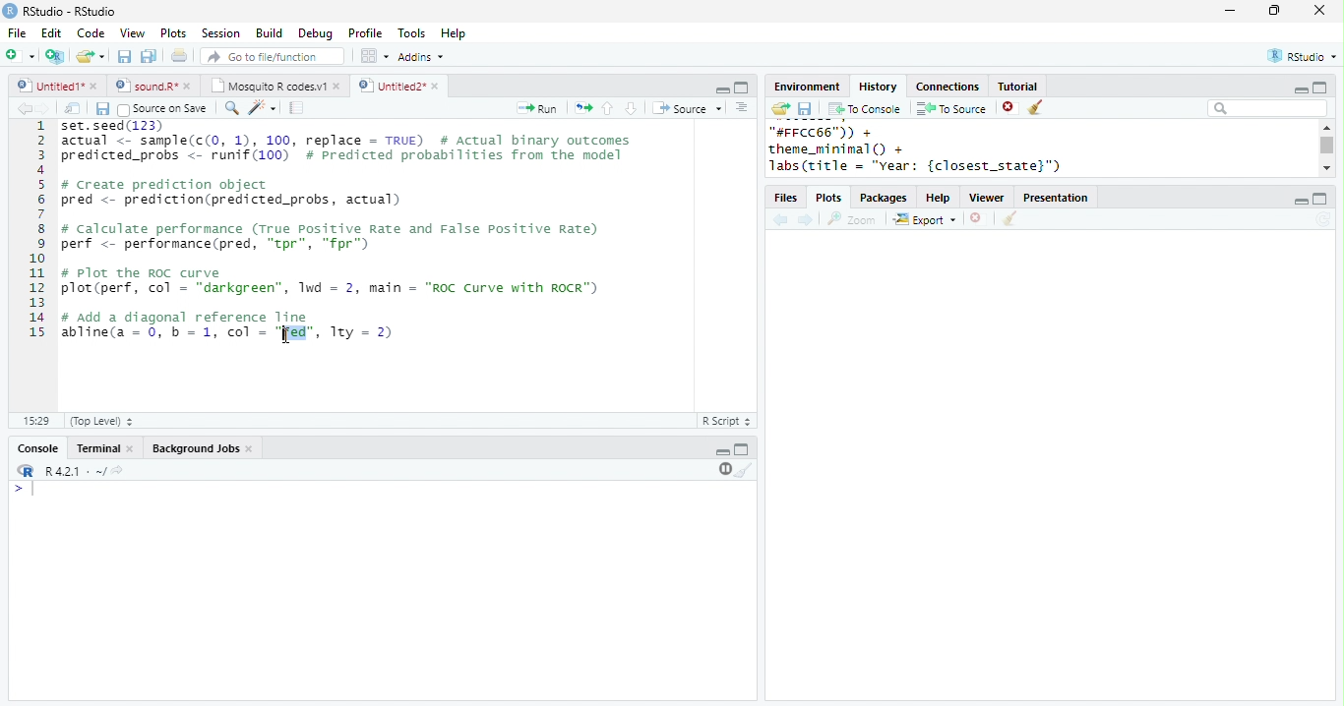 The image size is (1344, 706). What do you see at coordinates (160, 109) in the screenshot?
I see `Source on Save` at bounding box center [160, 109].